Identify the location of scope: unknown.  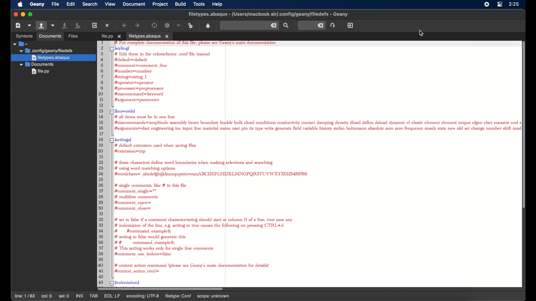
(234, 297).